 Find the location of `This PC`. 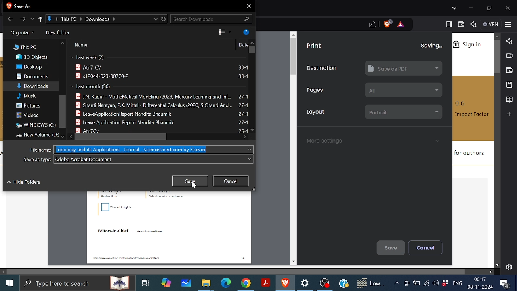

This PC is located at coordinates (25, 47).